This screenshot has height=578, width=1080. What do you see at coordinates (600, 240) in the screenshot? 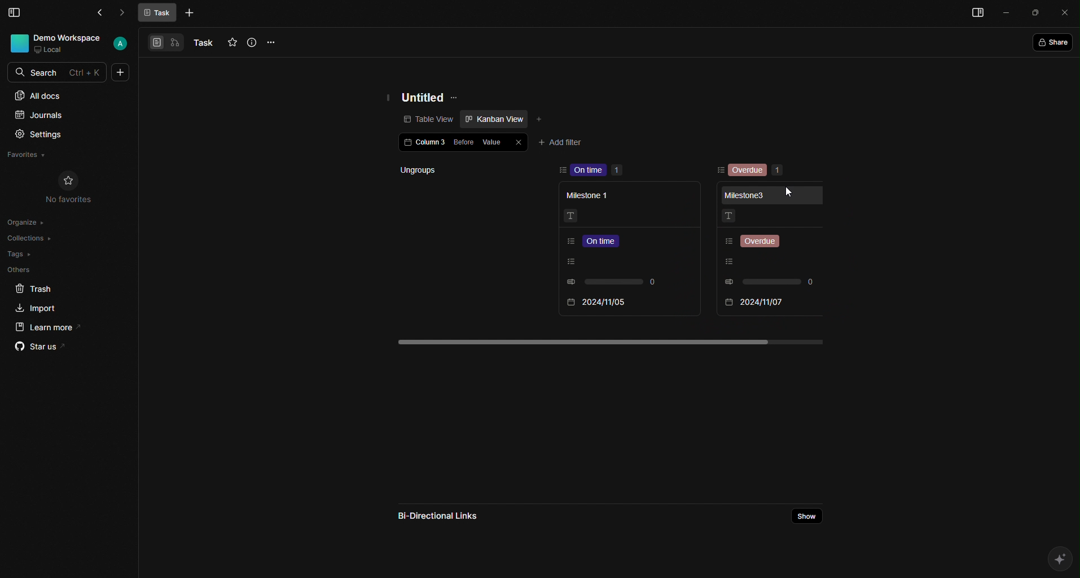
I see `Listing` at bounding box center [600, 240].